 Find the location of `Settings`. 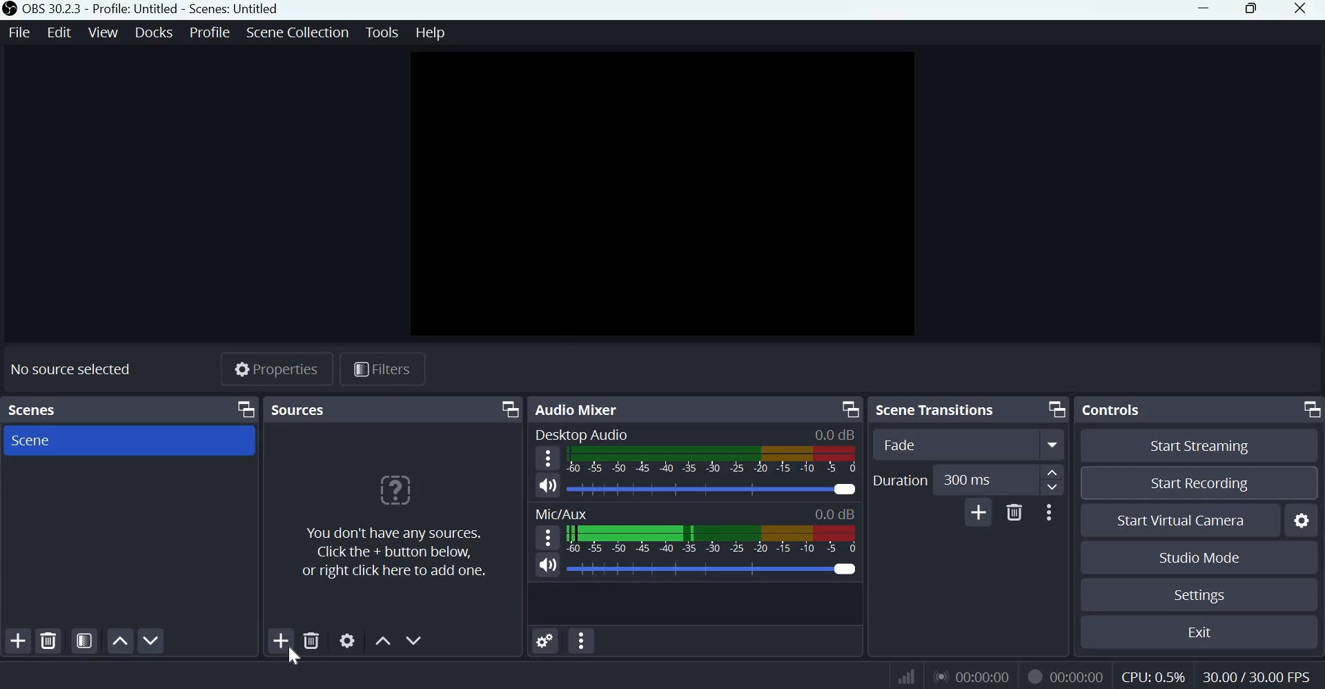

Settings is located at coordinates (1200, 595).